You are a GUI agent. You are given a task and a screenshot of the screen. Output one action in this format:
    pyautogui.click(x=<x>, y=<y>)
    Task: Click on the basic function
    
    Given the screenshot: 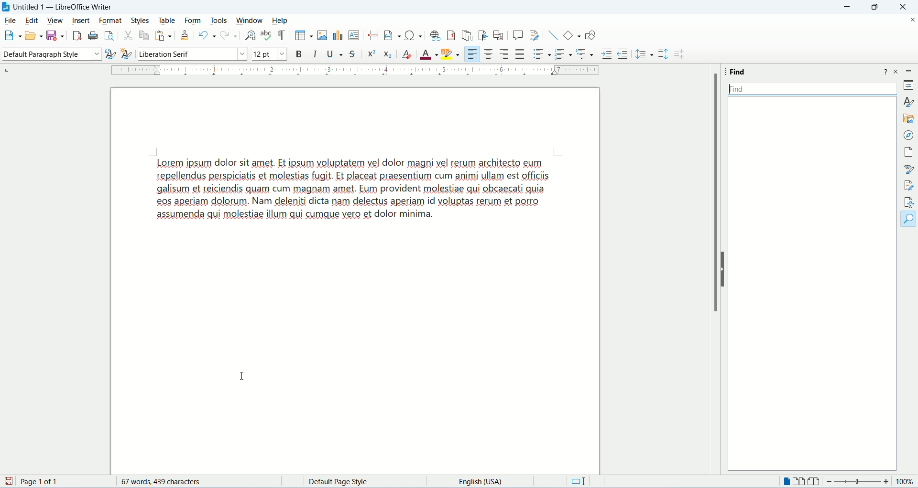 What is the action you would take?
    pyautogui.click(x=572, y=35)
    